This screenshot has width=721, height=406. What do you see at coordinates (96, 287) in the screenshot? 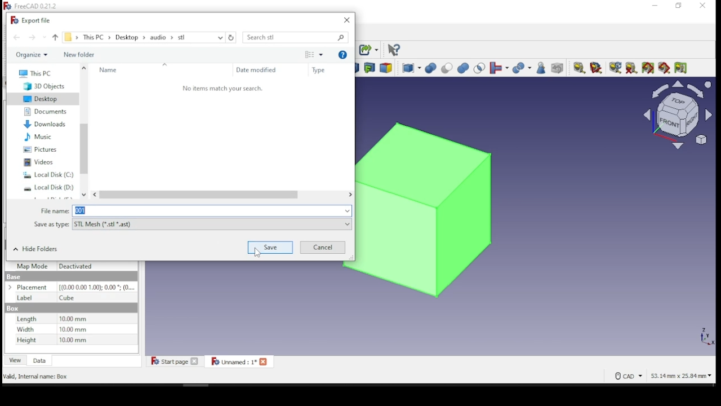
I see `0,000,00` at bounding box center [96, 287].